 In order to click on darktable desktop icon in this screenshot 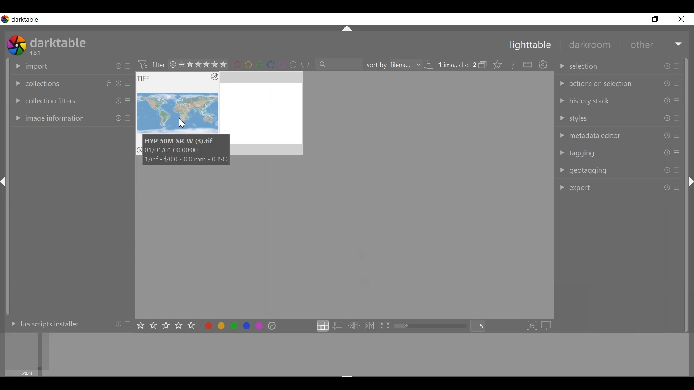, I will do `click(17, 46)`.